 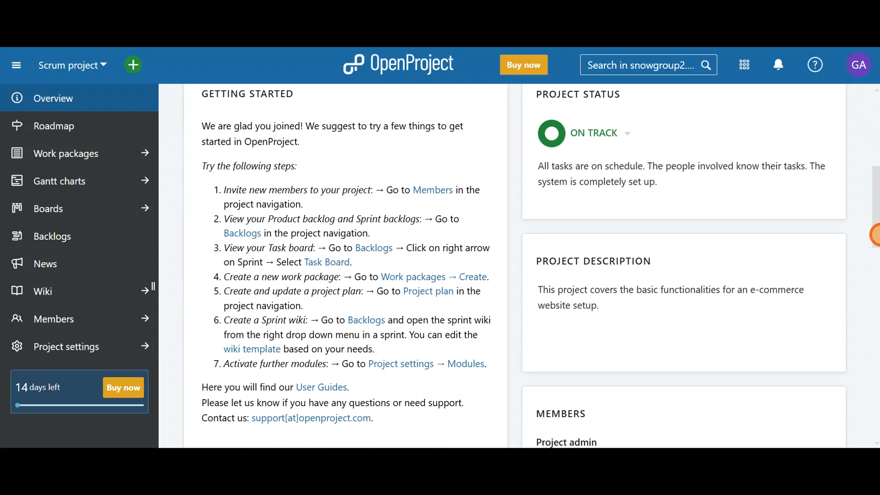 What do you see at coordinates (14, 65) in the screenshot?
I see `Collapse project menu` at bounding box center [14, 65].